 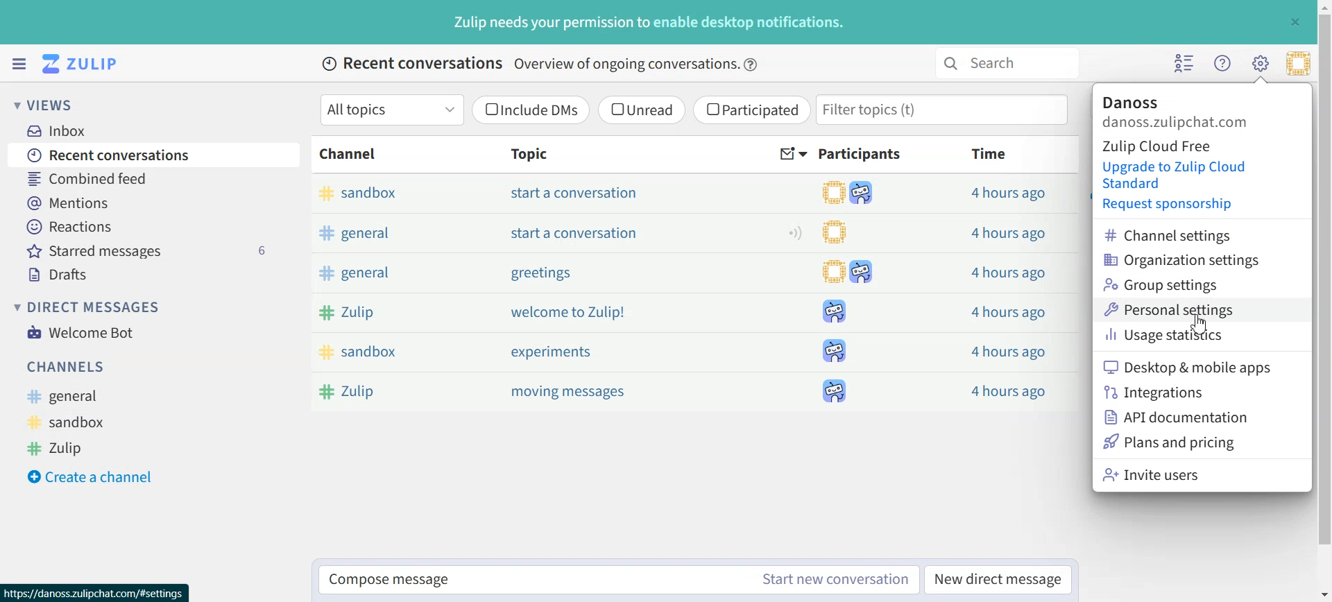 I want to click on 4 hours ago, so click(x=1007, y=311).